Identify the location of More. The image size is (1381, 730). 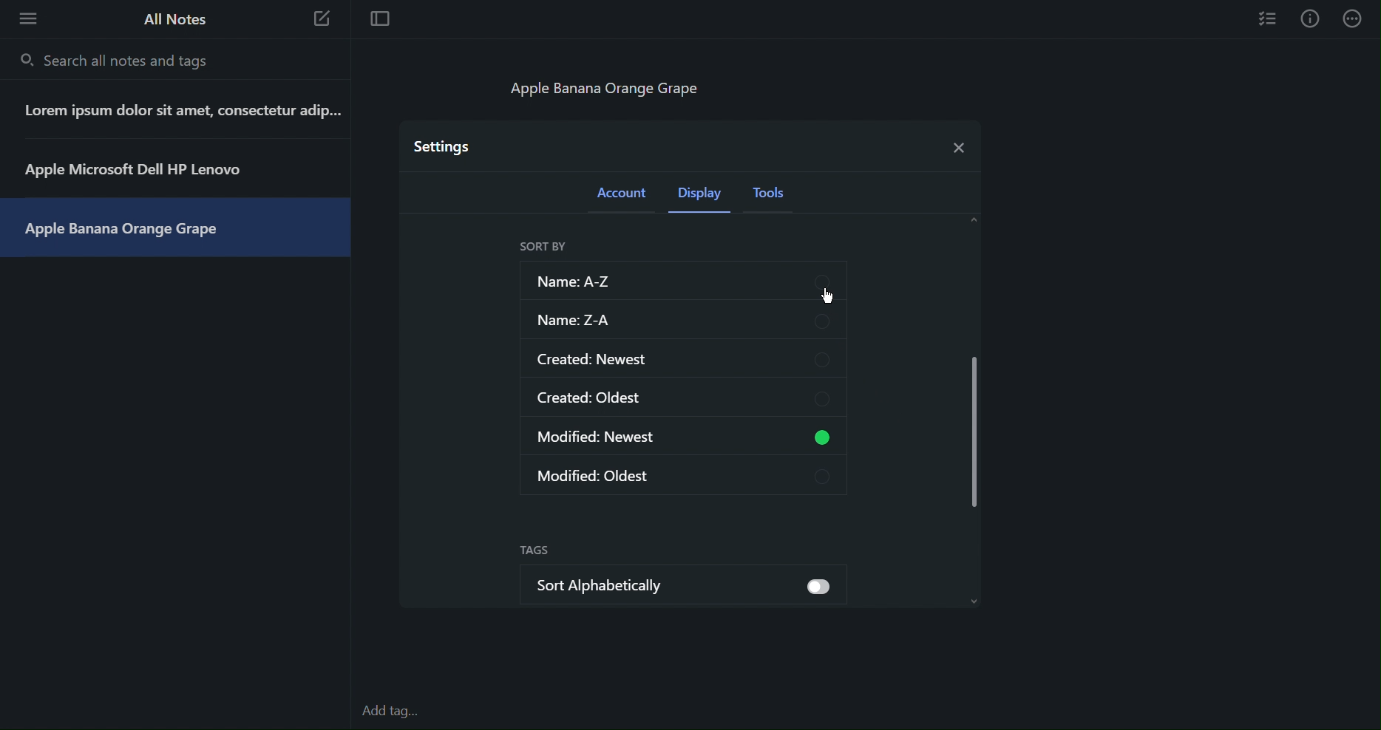
(1354, 18).